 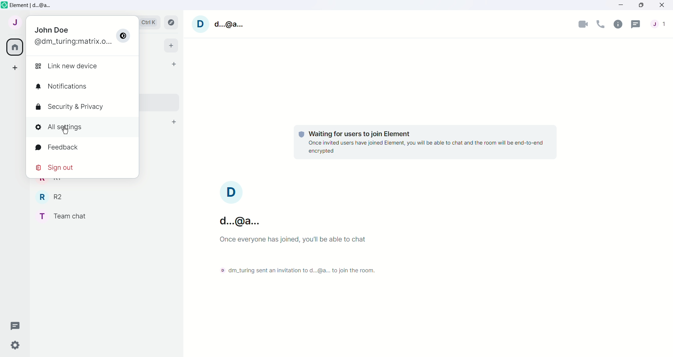 I want to click on Video call, so click(x=583, y=25).